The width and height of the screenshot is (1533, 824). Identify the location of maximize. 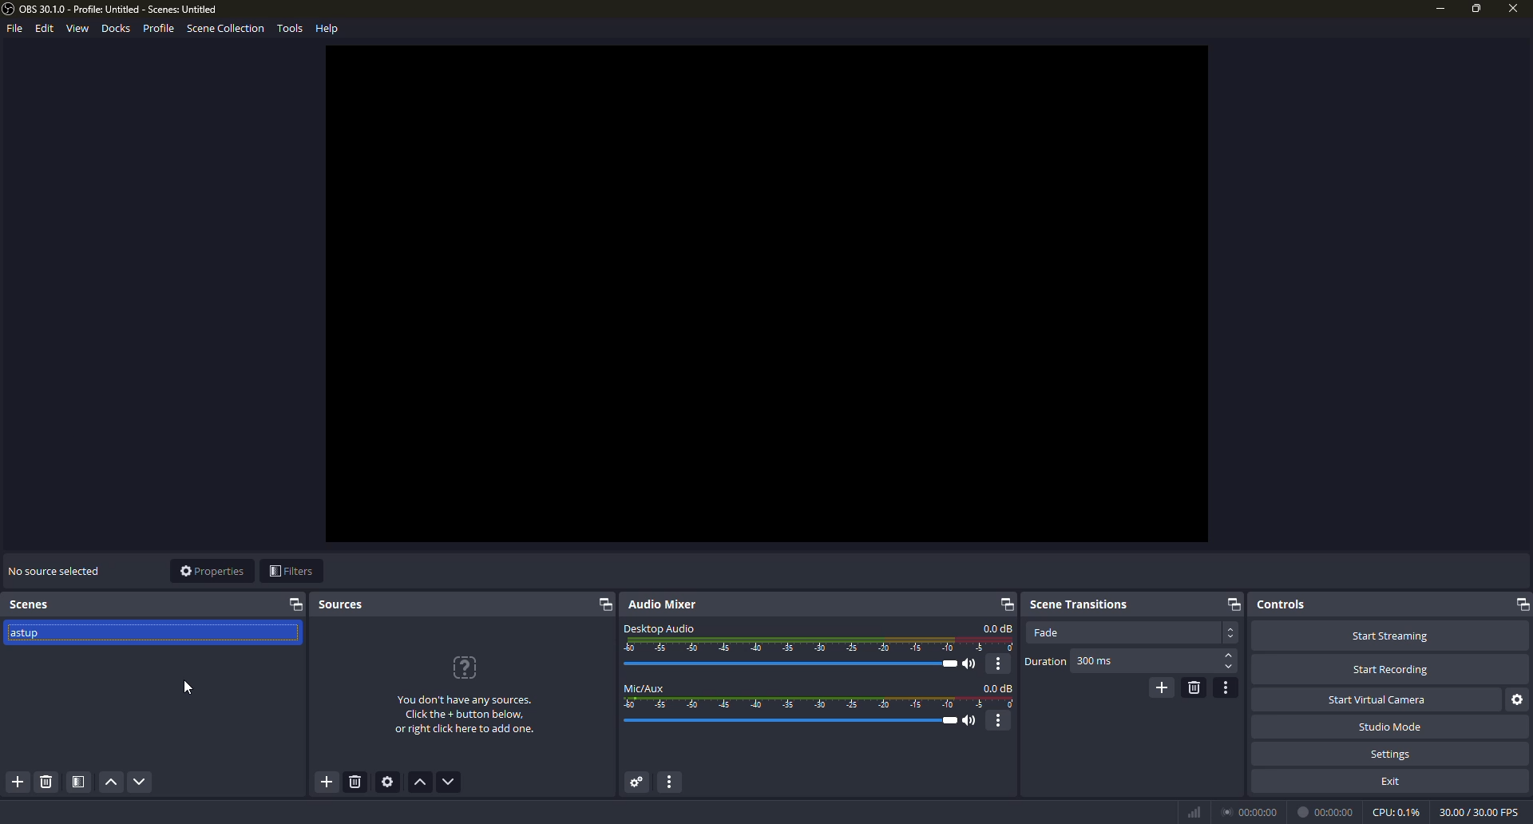
(1476, 8).